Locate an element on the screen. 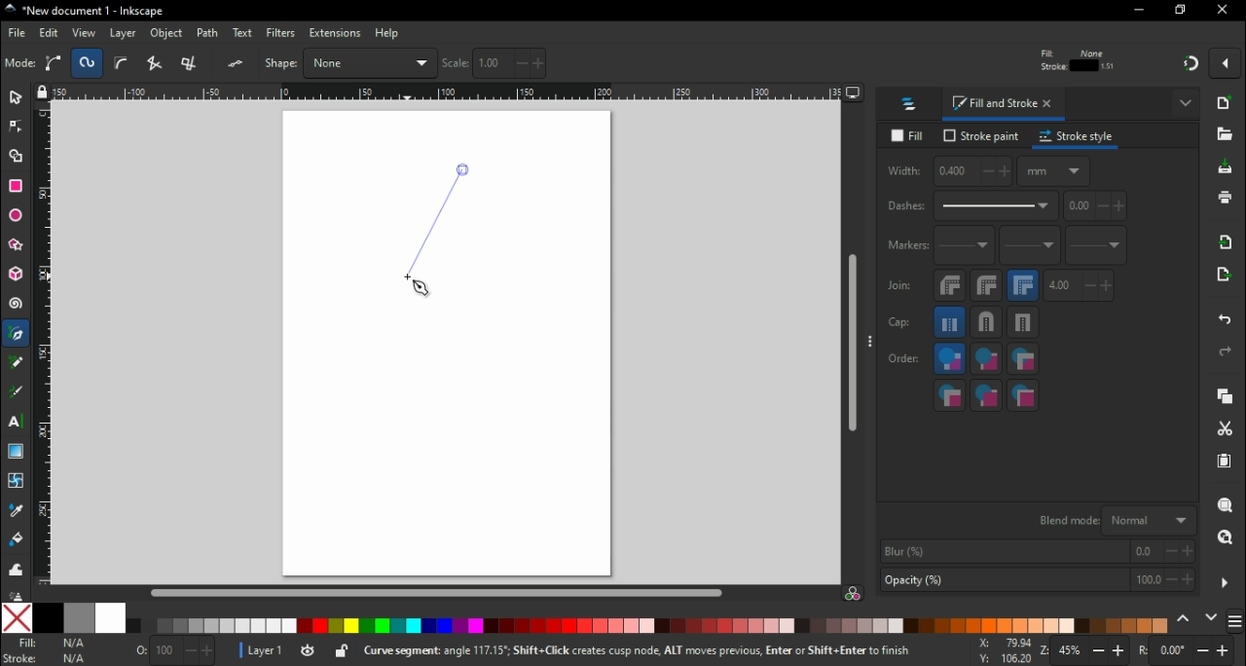  black is located at coordinates (46, 618).